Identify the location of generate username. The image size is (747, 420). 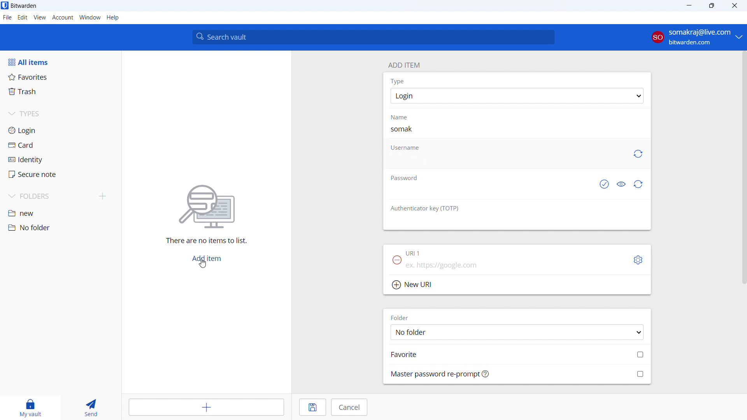
(637, 154).